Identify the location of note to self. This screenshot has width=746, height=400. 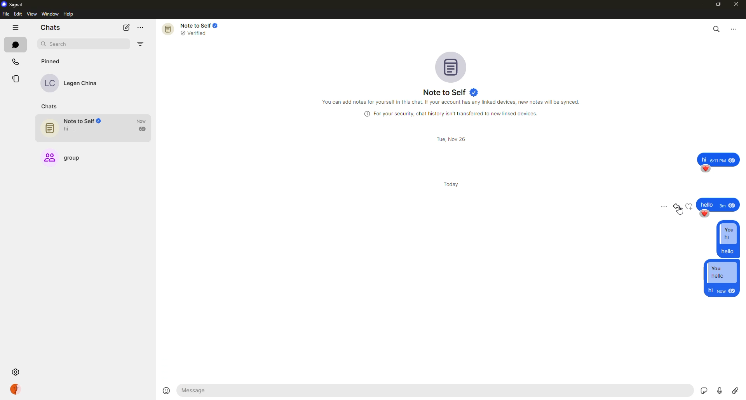
(451, 91).